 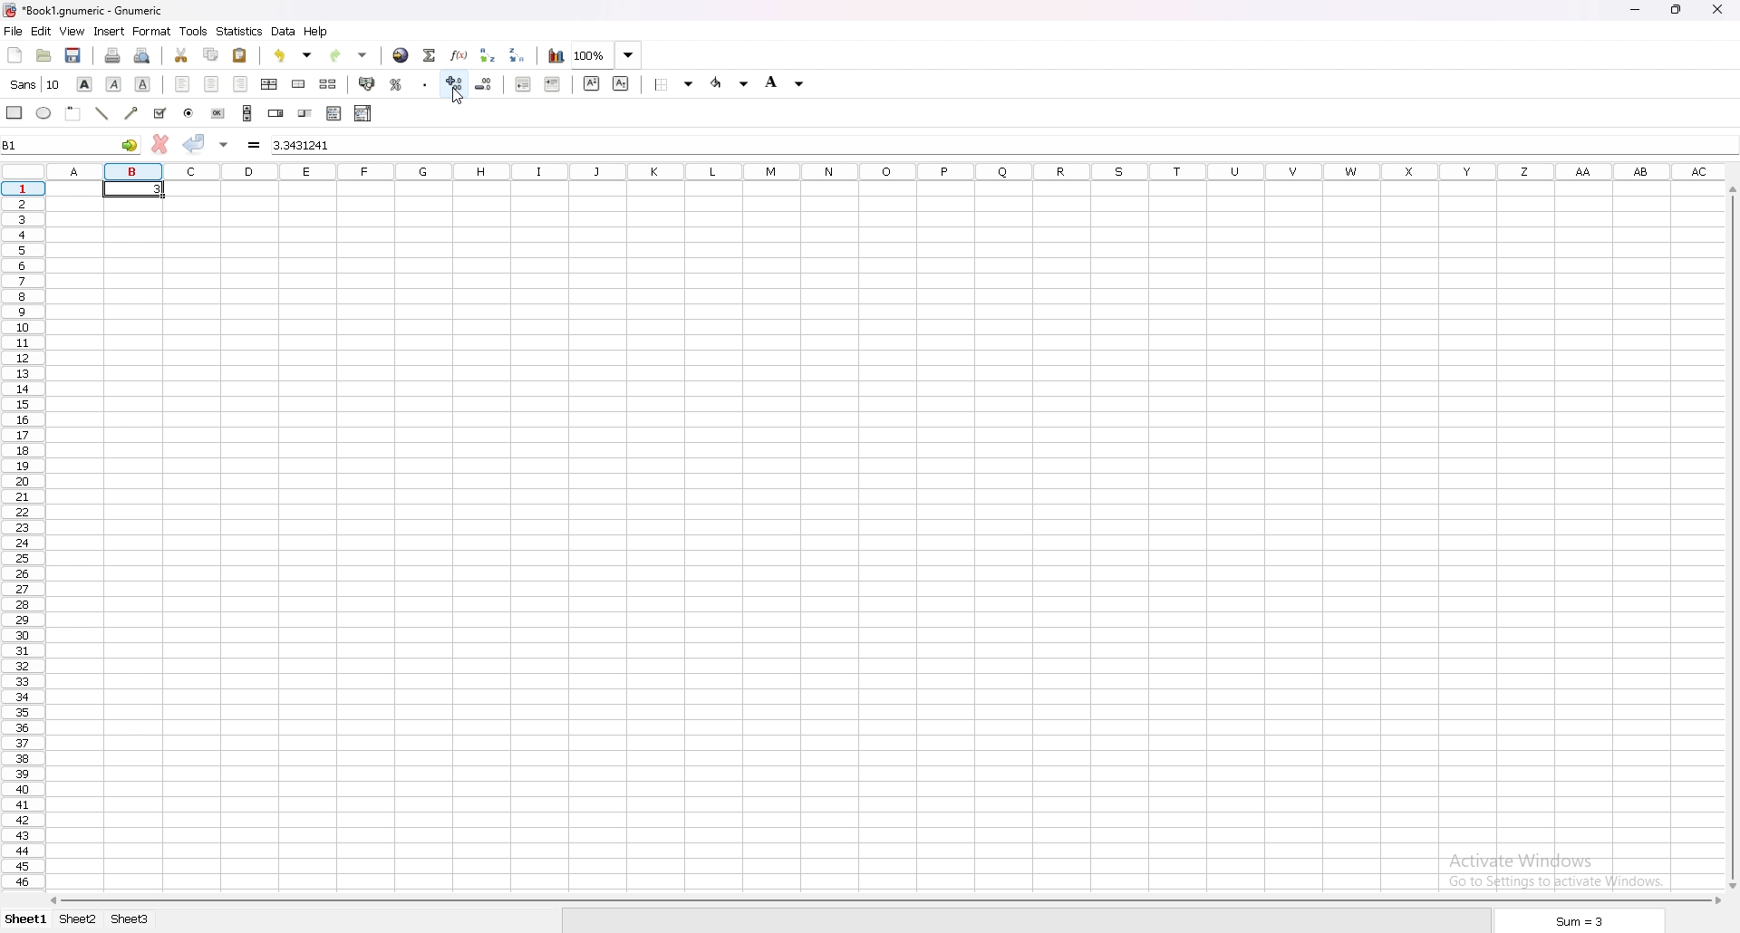 I want to click on percentage, so click(x=396, y=84).